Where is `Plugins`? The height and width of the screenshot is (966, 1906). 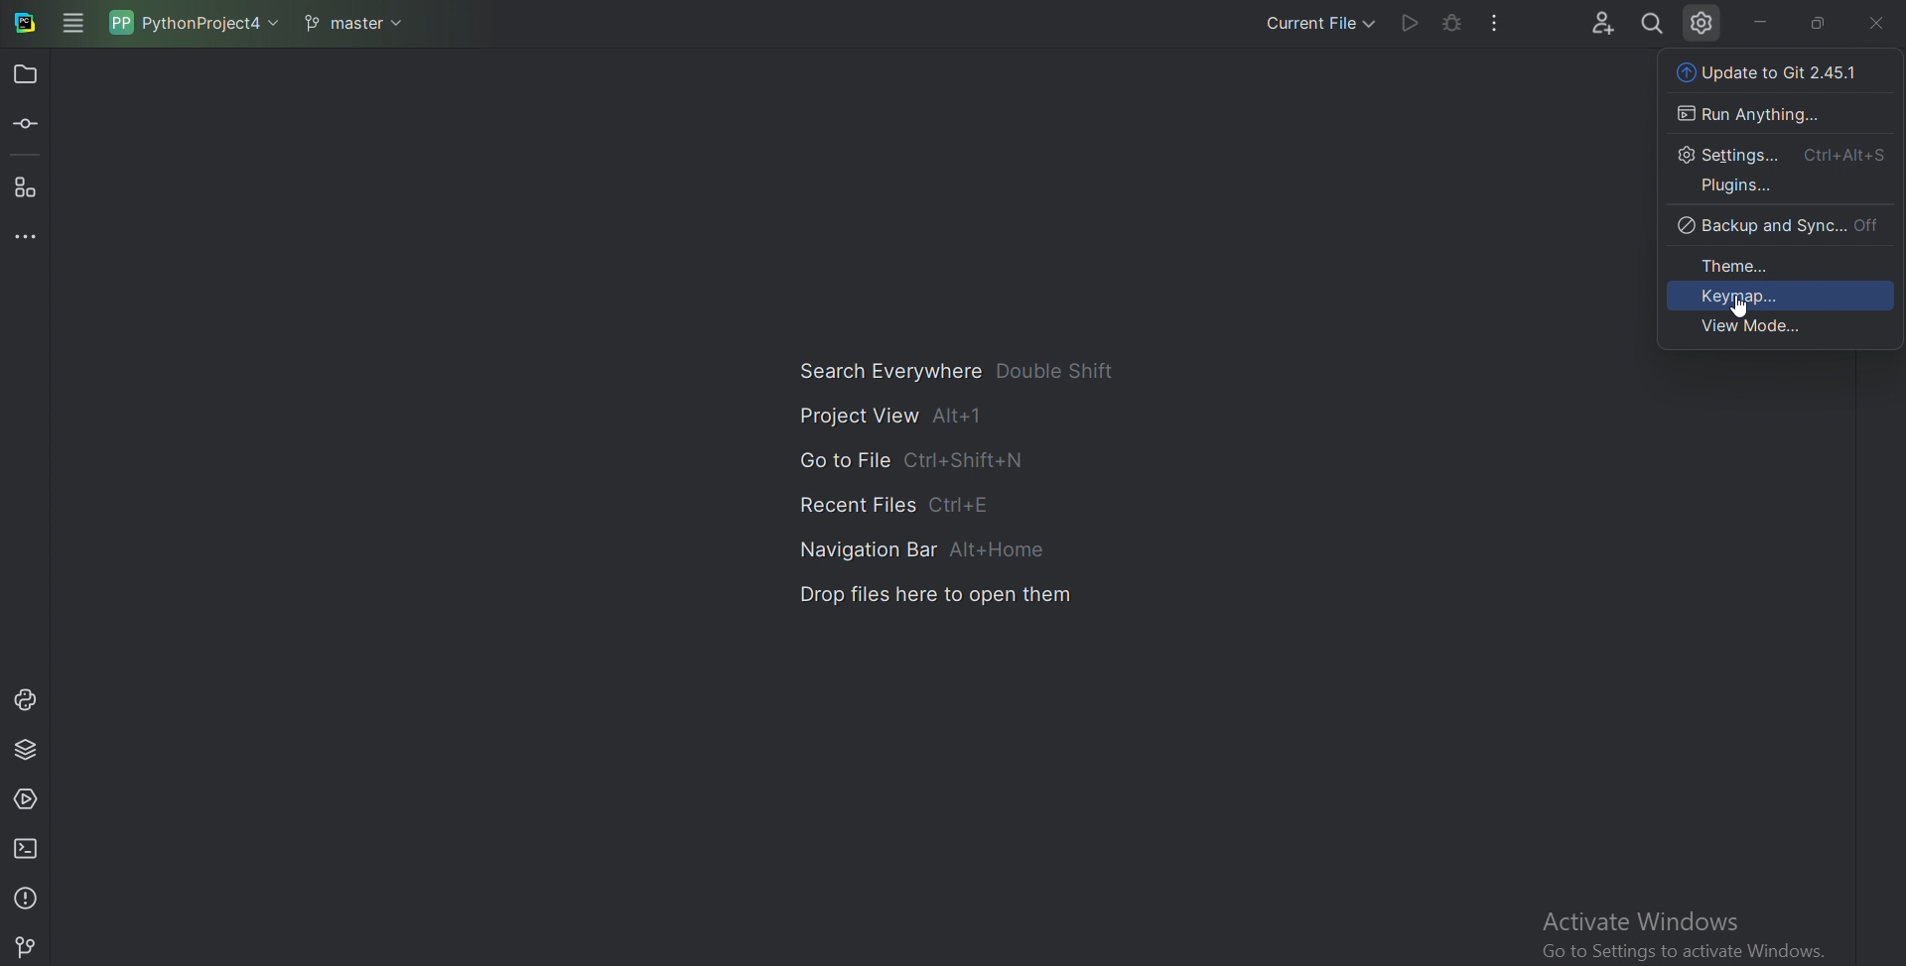 Plugins is located at coordinates (1729, 187).